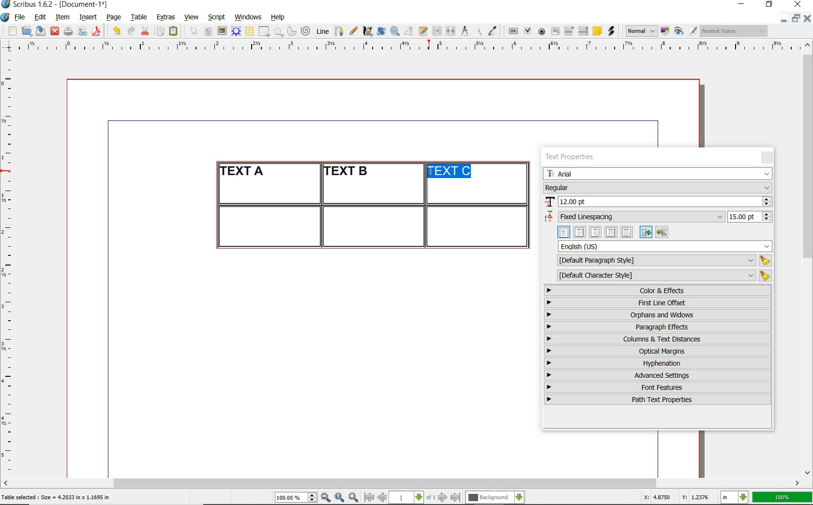 The width and height of the screenshot is (813, 505). I want to click on close, so click(55, 31).